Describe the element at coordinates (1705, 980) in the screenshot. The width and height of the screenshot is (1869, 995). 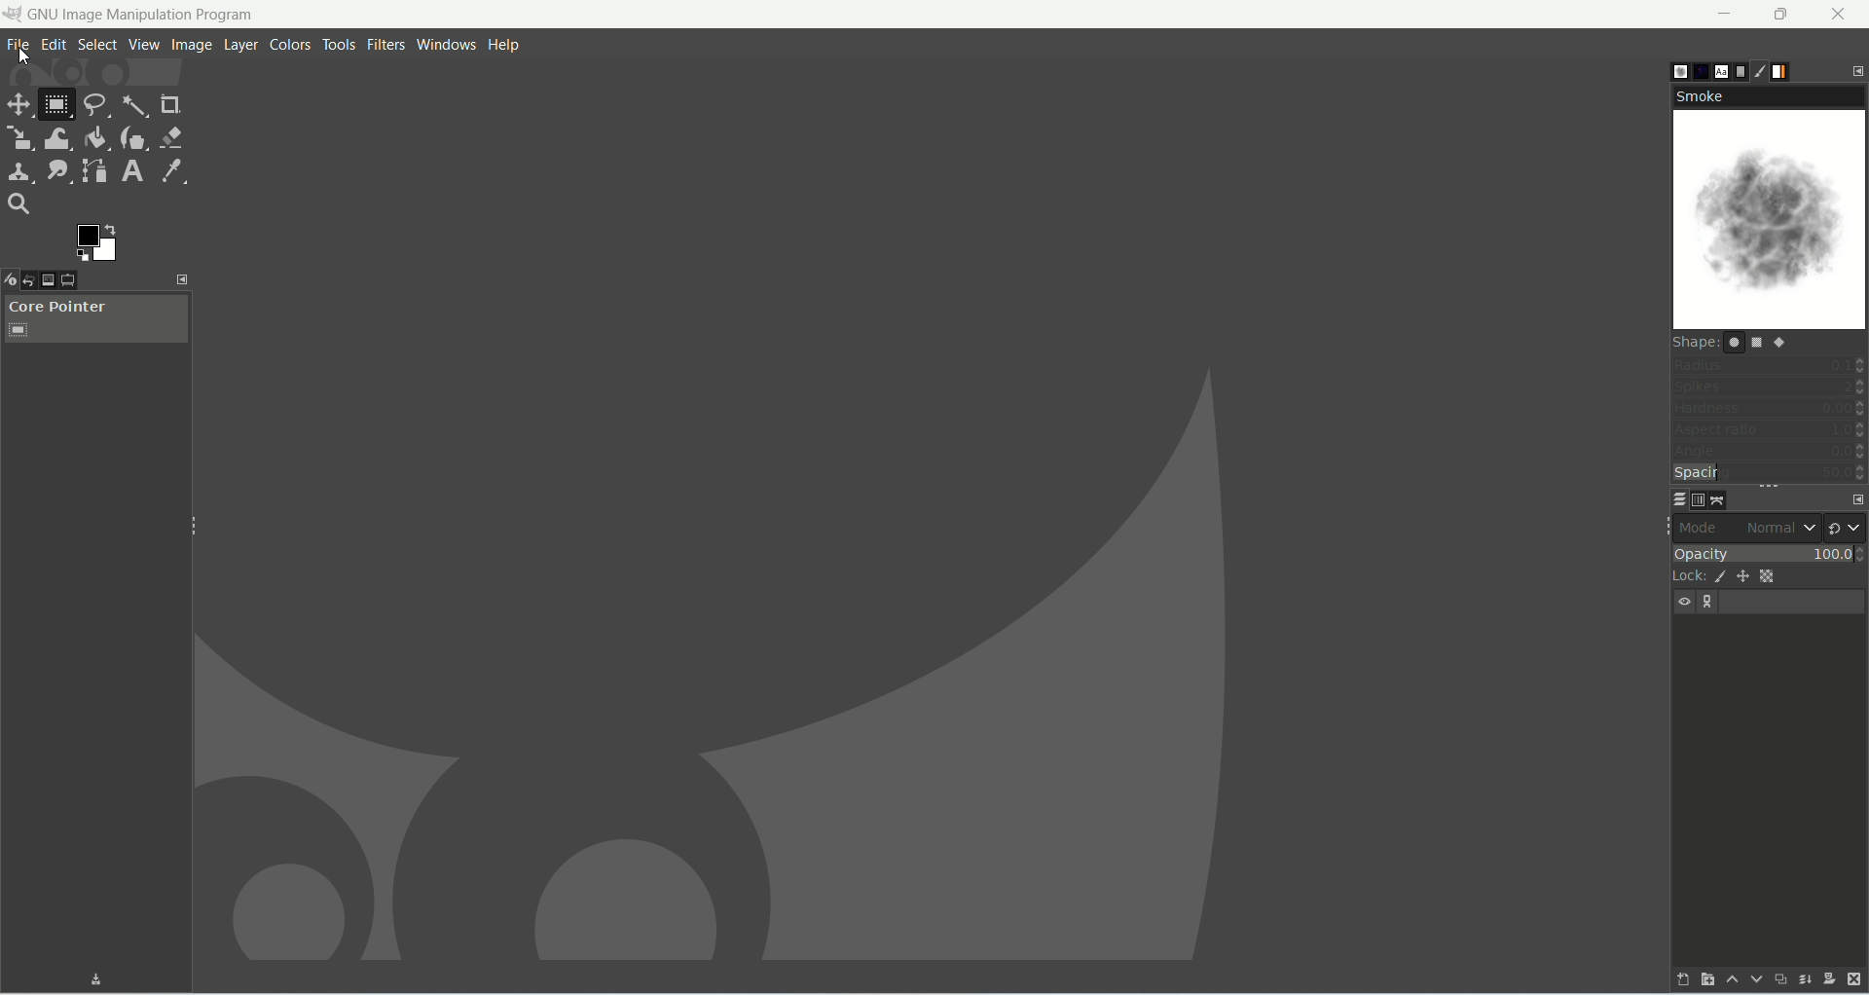
I see `create a new layer` at that location.